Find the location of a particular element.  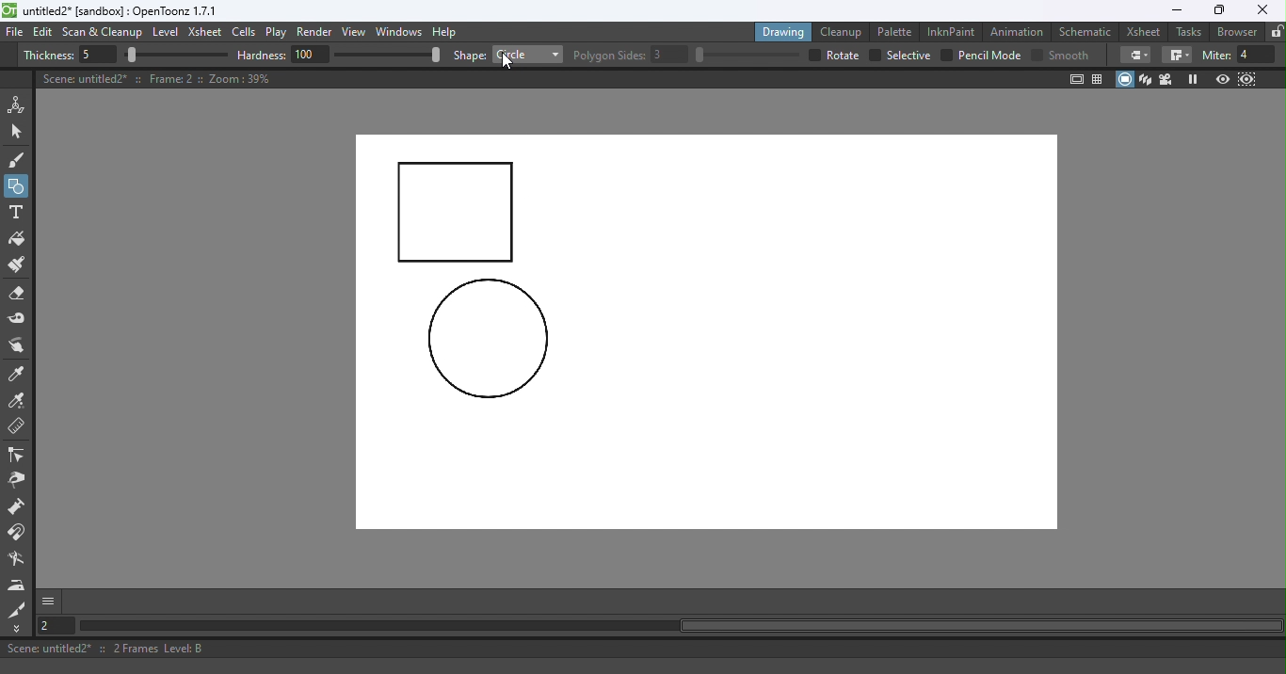

Pencil mode is located at coordinates (989, 56).